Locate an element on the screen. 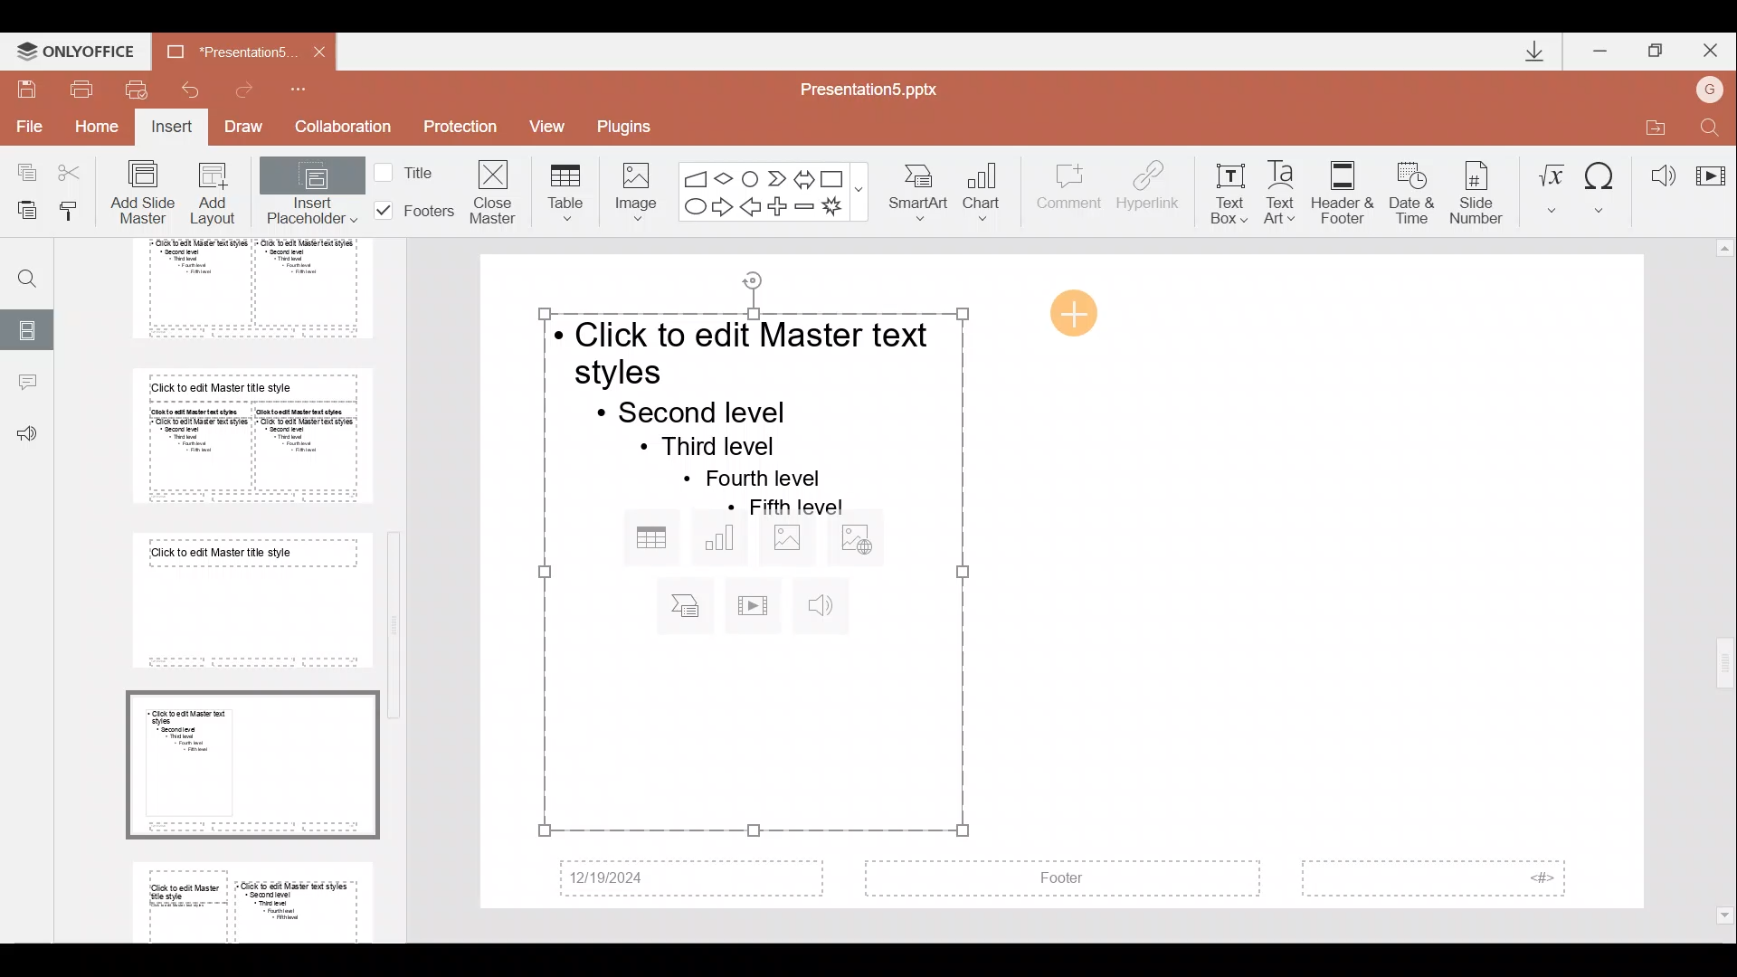 The width and height of the screenshot is (1737, 977). Downloads is located at coordinates (1527, 51).